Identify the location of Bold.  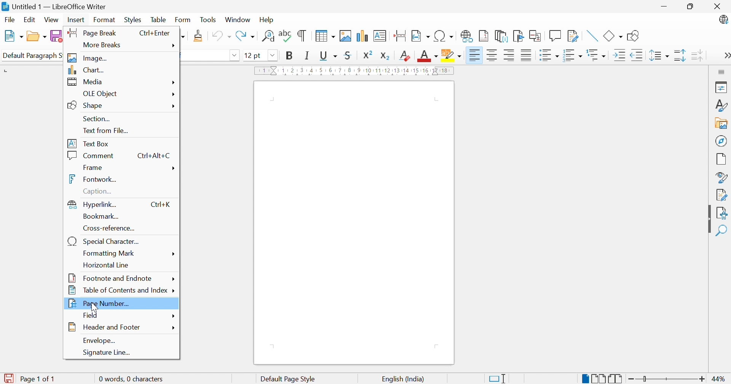
(290, 56).